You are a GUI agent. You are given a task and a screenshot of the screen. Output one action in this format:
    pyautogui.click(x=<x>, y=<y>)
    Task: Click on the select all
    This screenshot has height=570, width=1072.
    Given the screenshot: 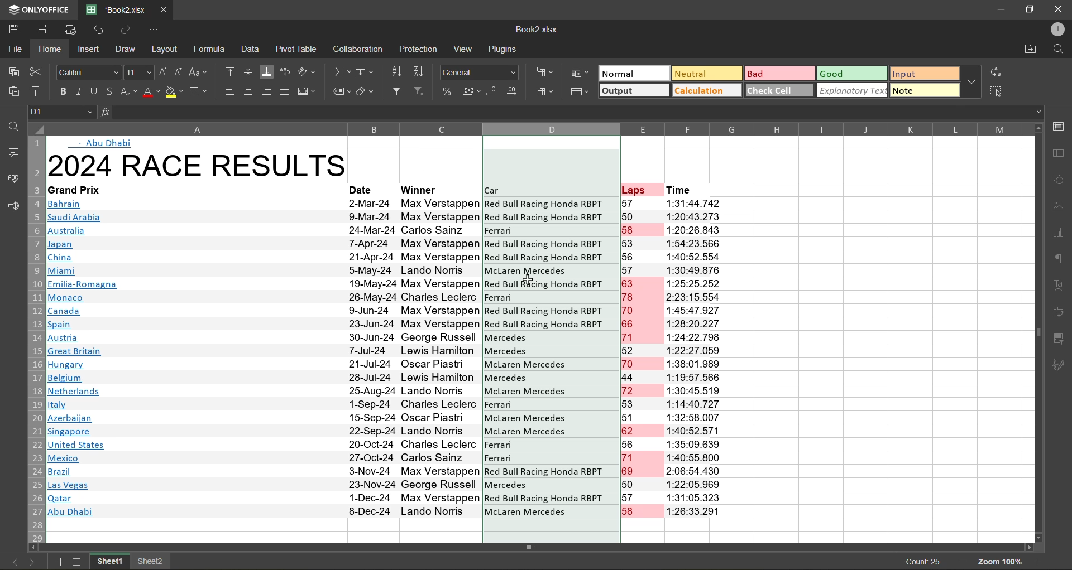 What is the action you would take?
    pyautogui.click(x=996, y=90)
    